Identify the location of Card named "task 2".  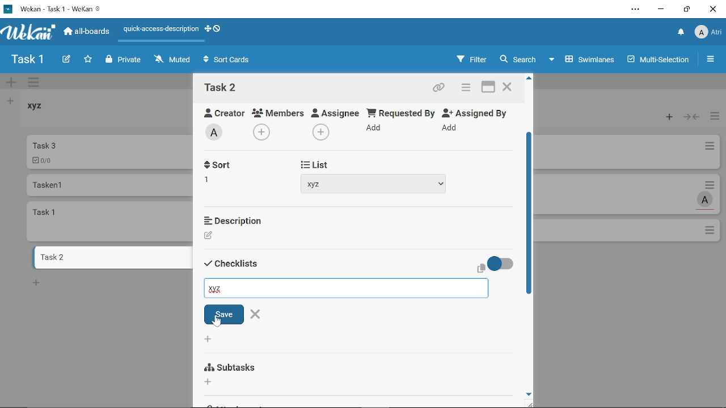
(111, 257).